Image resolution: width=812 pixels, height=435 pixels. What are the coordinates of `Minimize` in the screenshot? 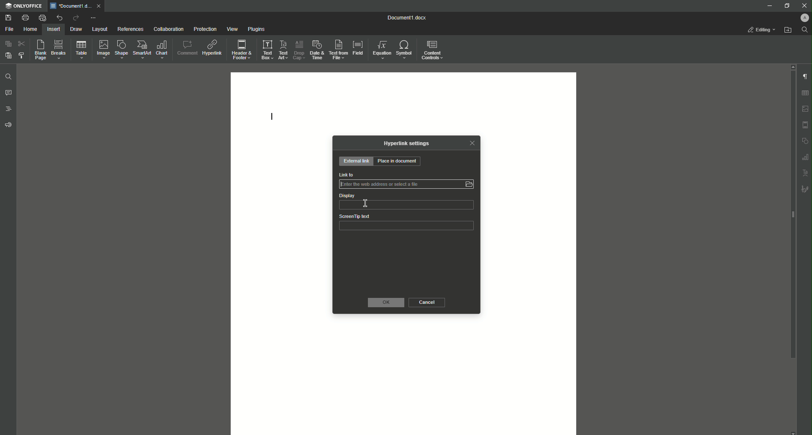 It's located at (766, 6).